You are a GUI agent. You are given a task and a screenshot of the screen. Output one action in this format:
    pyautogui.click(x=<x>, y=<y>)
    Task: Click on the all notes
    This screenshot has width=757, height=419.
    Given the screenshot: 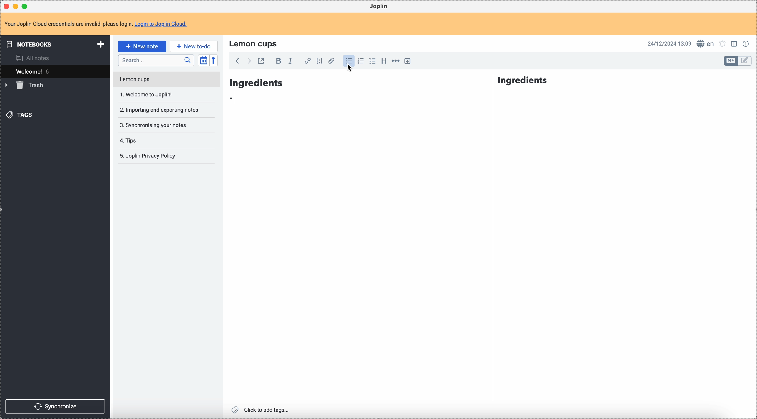 What is the action you would take?
    pyautogui.click(x=35, y=58)
    